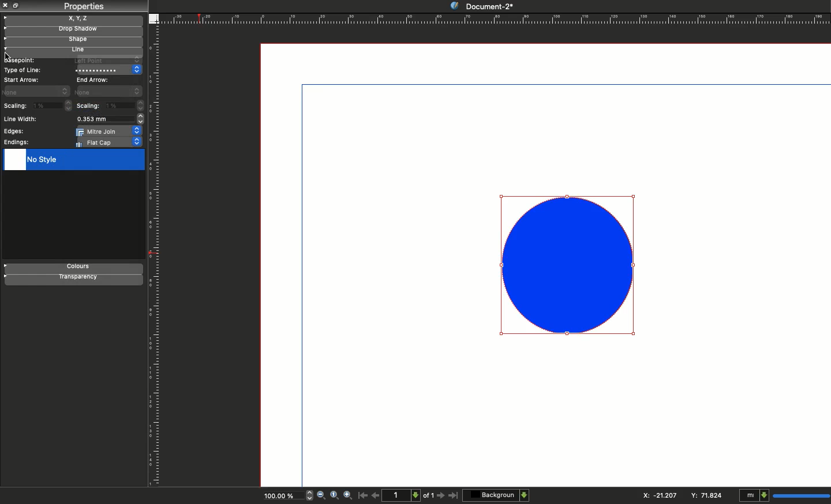  What do you see at coordinates (23, 119) in the screenshot?
I see `Line width` at bounding box center [23, 119].